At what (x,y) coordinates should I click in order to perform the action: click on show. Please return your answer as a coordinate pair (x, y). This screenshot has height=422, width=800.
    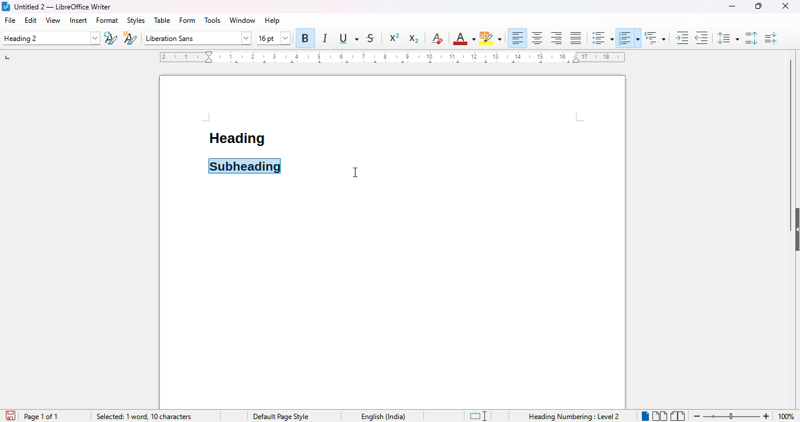
    Looking at the image, I should click on (795, 229).